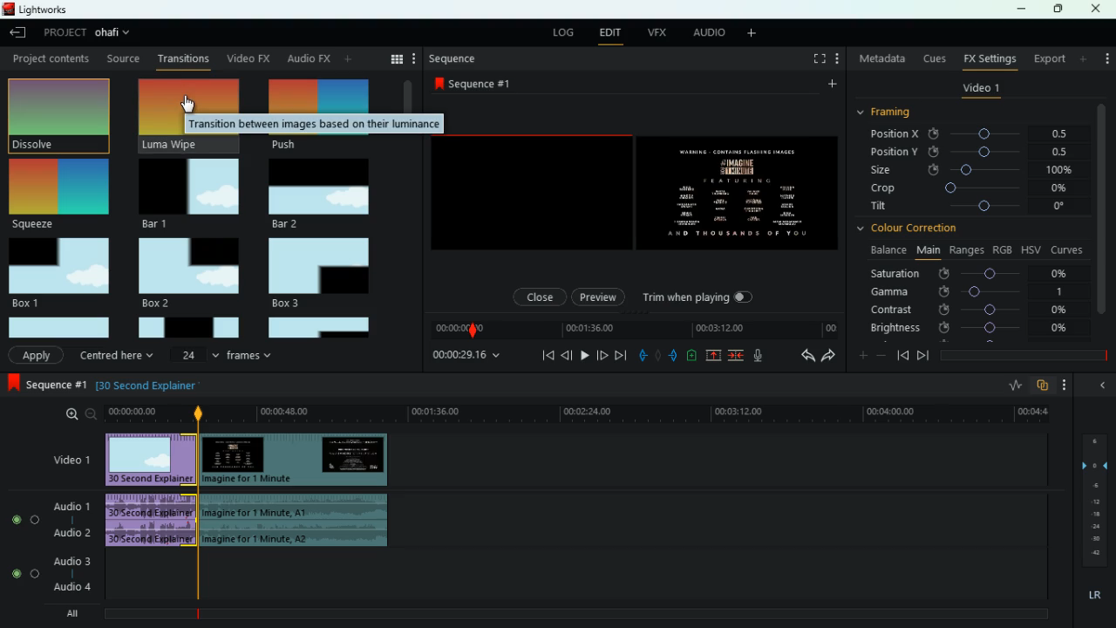 The width and height of the screenshot is (1116, 628). I want to click on plus, so click(861, 357).